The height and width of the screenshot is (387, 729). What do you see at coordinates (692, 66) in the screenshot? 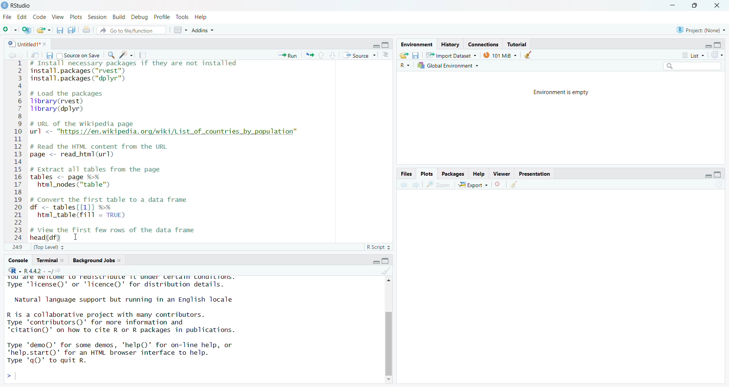
I see `search bar` at bounding box center [692, 66].